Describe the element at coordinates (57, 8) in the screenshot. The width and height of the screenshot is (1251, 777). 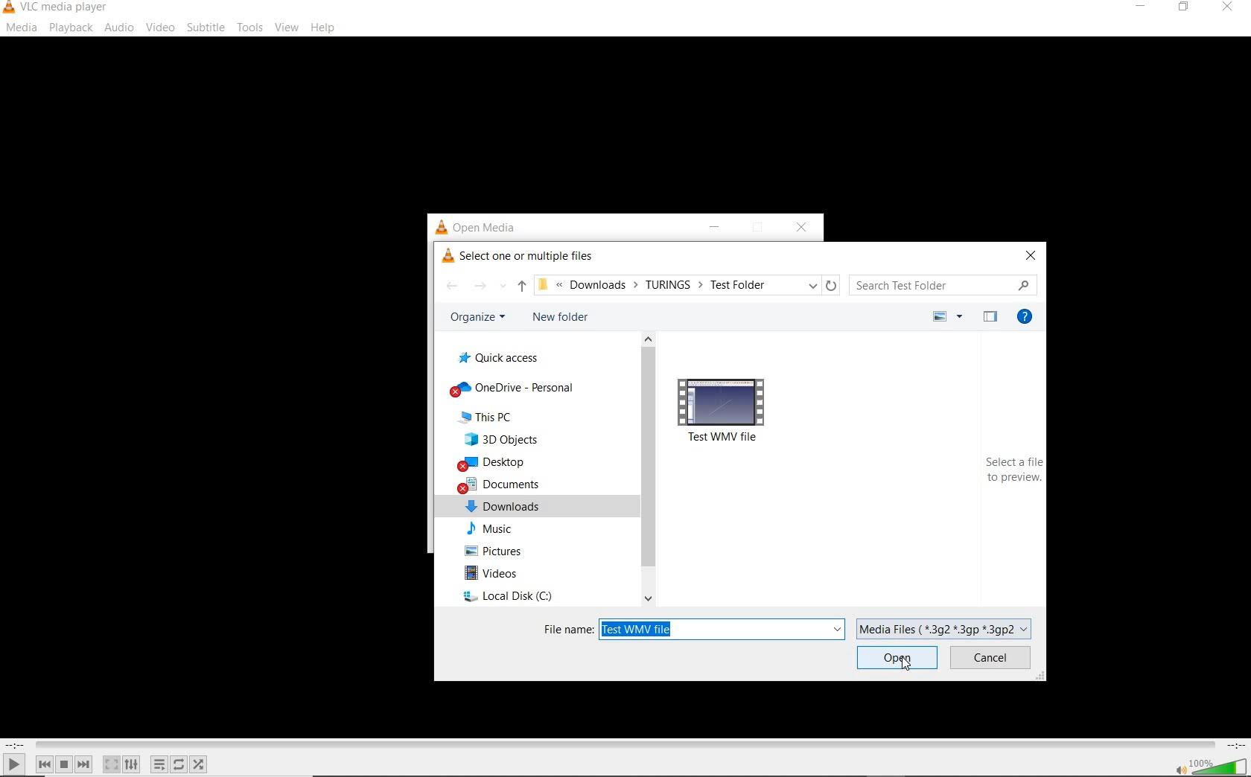
I see `system name` at that location.